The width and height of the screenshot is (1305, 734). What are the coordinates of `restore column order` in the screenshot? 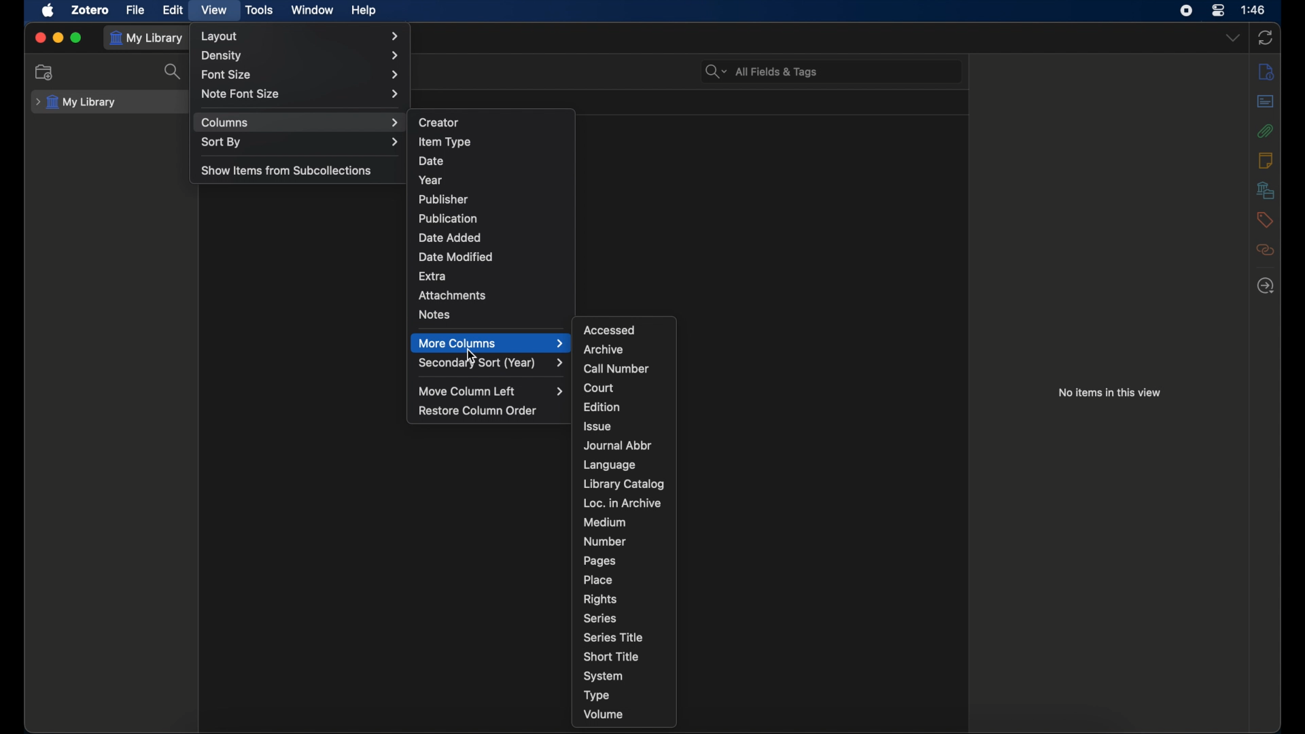 It's located at (478, 411).